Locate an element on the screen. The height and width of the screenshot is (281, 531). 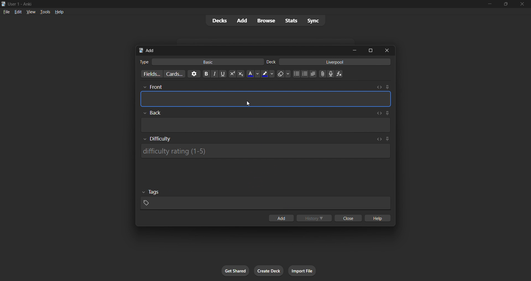
add title bar is located at coordinates (150, 50).